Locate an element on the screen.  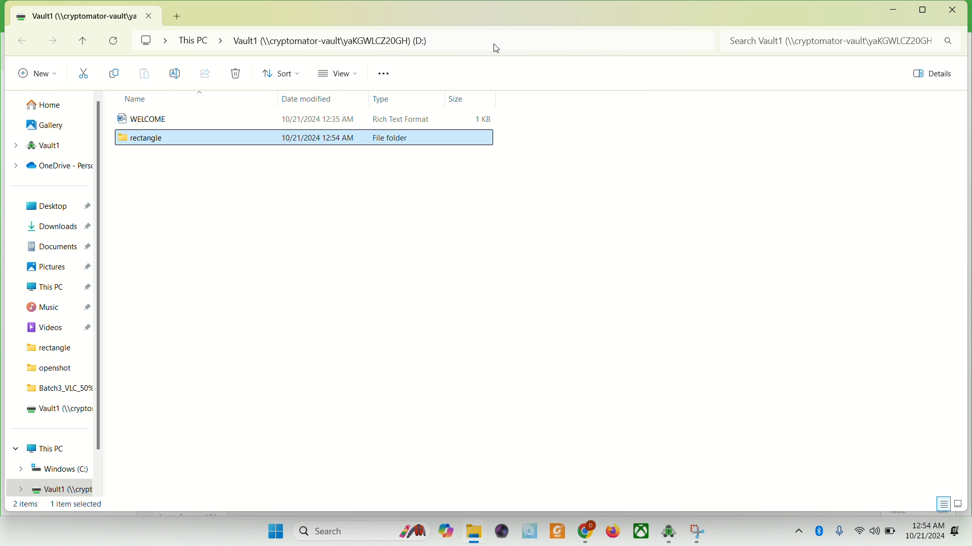
rectangle is located at coordinates (51, 347).